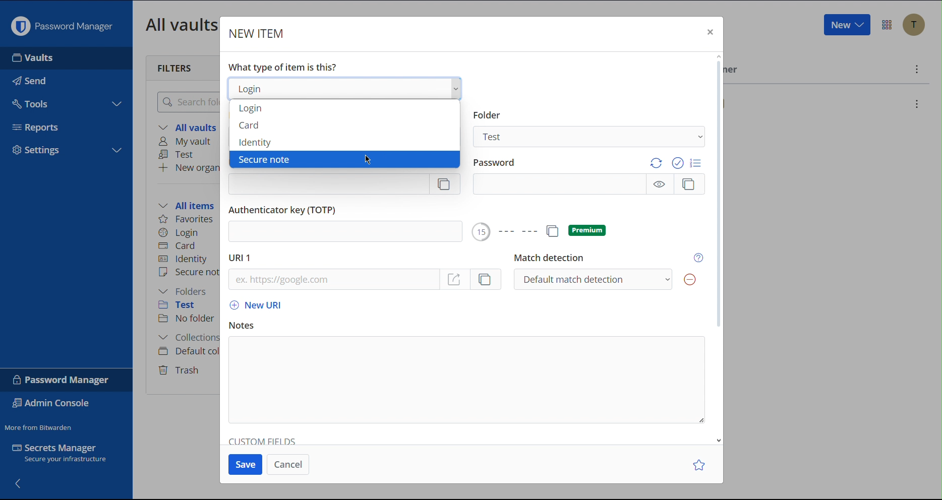 This screenshot has width=942, height=500. I want to click on Card, so click(179, 244).